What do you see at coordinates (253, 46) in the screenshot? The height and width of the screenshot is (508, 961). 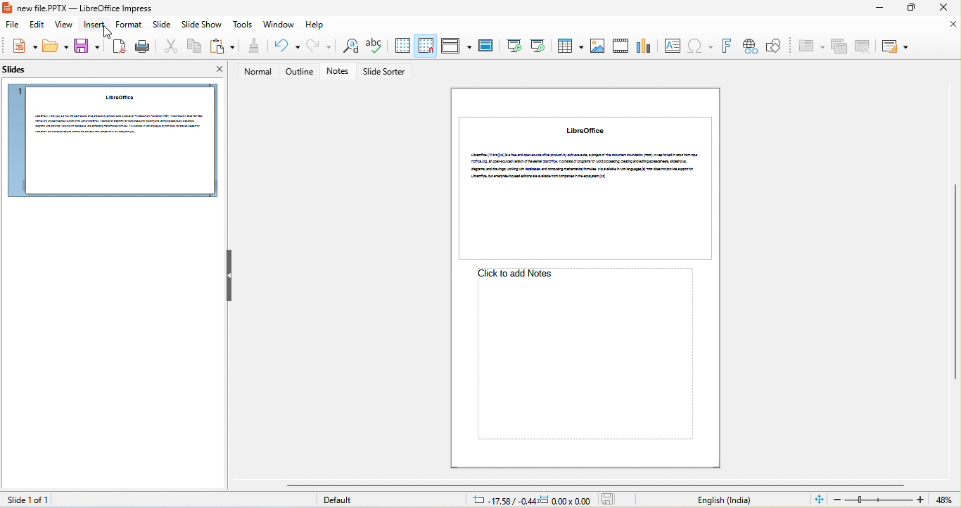 I see `clone formatting` at bounding box center [253, 46].